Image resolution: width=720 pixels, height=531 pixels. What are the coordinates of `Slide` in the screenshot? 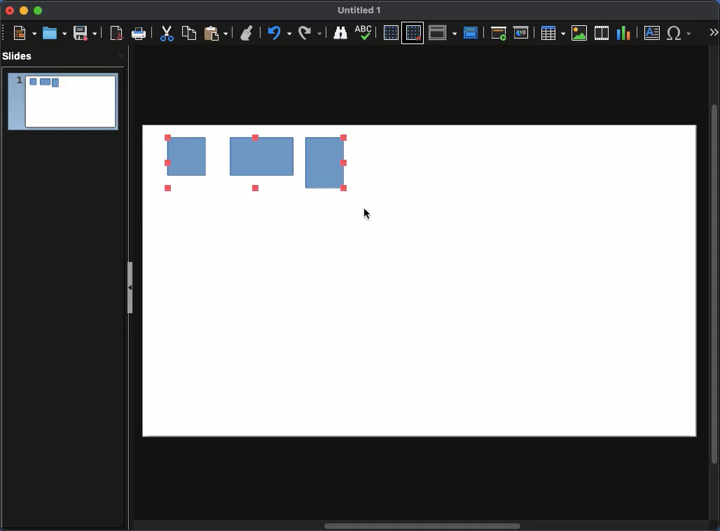 It's located at (62, 102).